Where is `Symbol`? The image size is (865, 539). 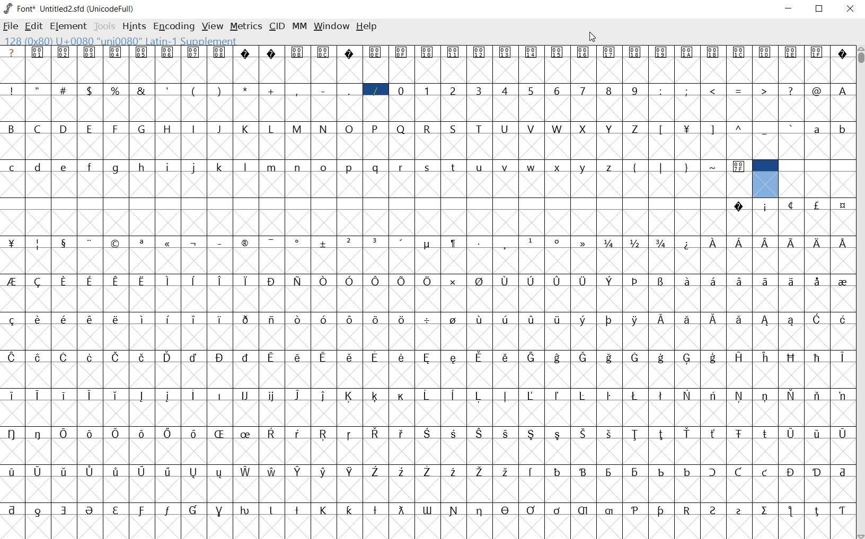 Symbol is located at coordinates (792, 242).